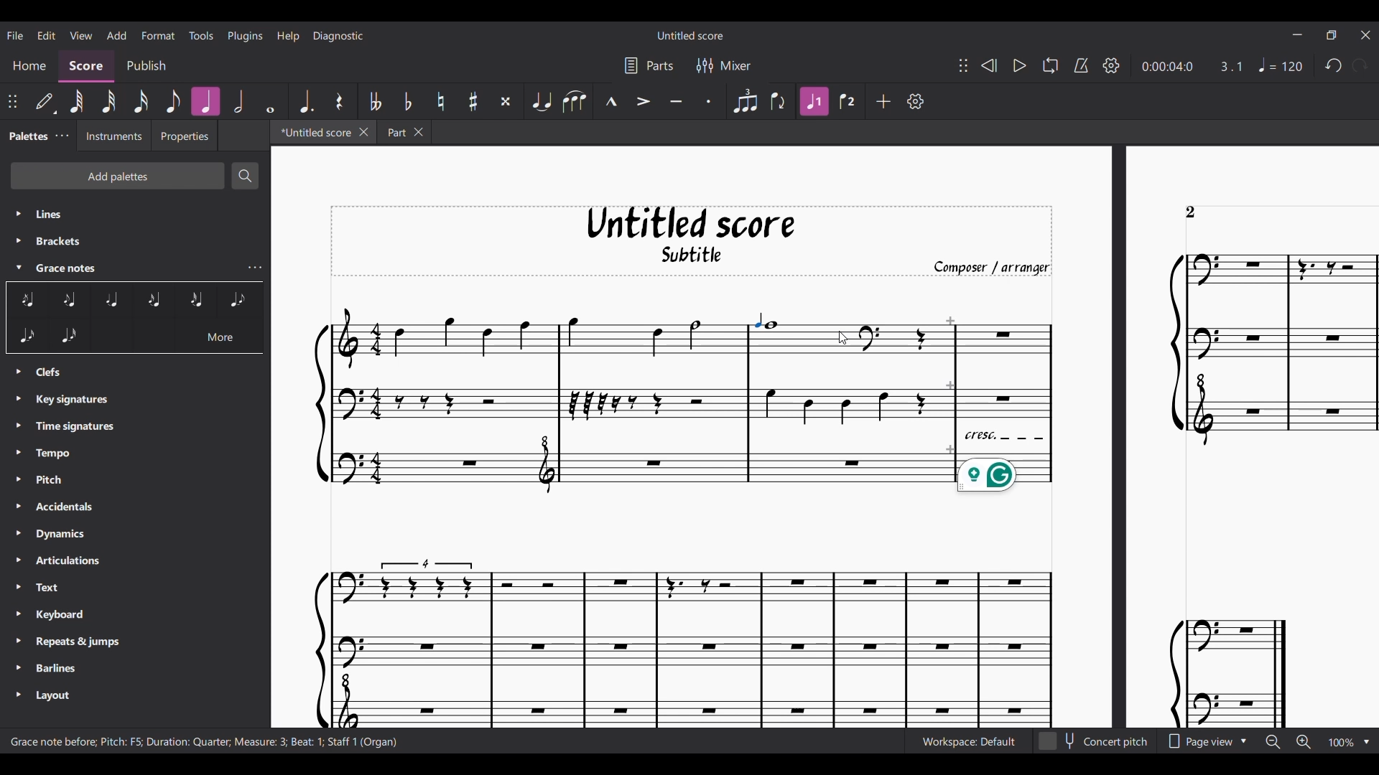  Describe the element at coordinates (1333, 66) in the screenshot. I see `Undo` at that location.